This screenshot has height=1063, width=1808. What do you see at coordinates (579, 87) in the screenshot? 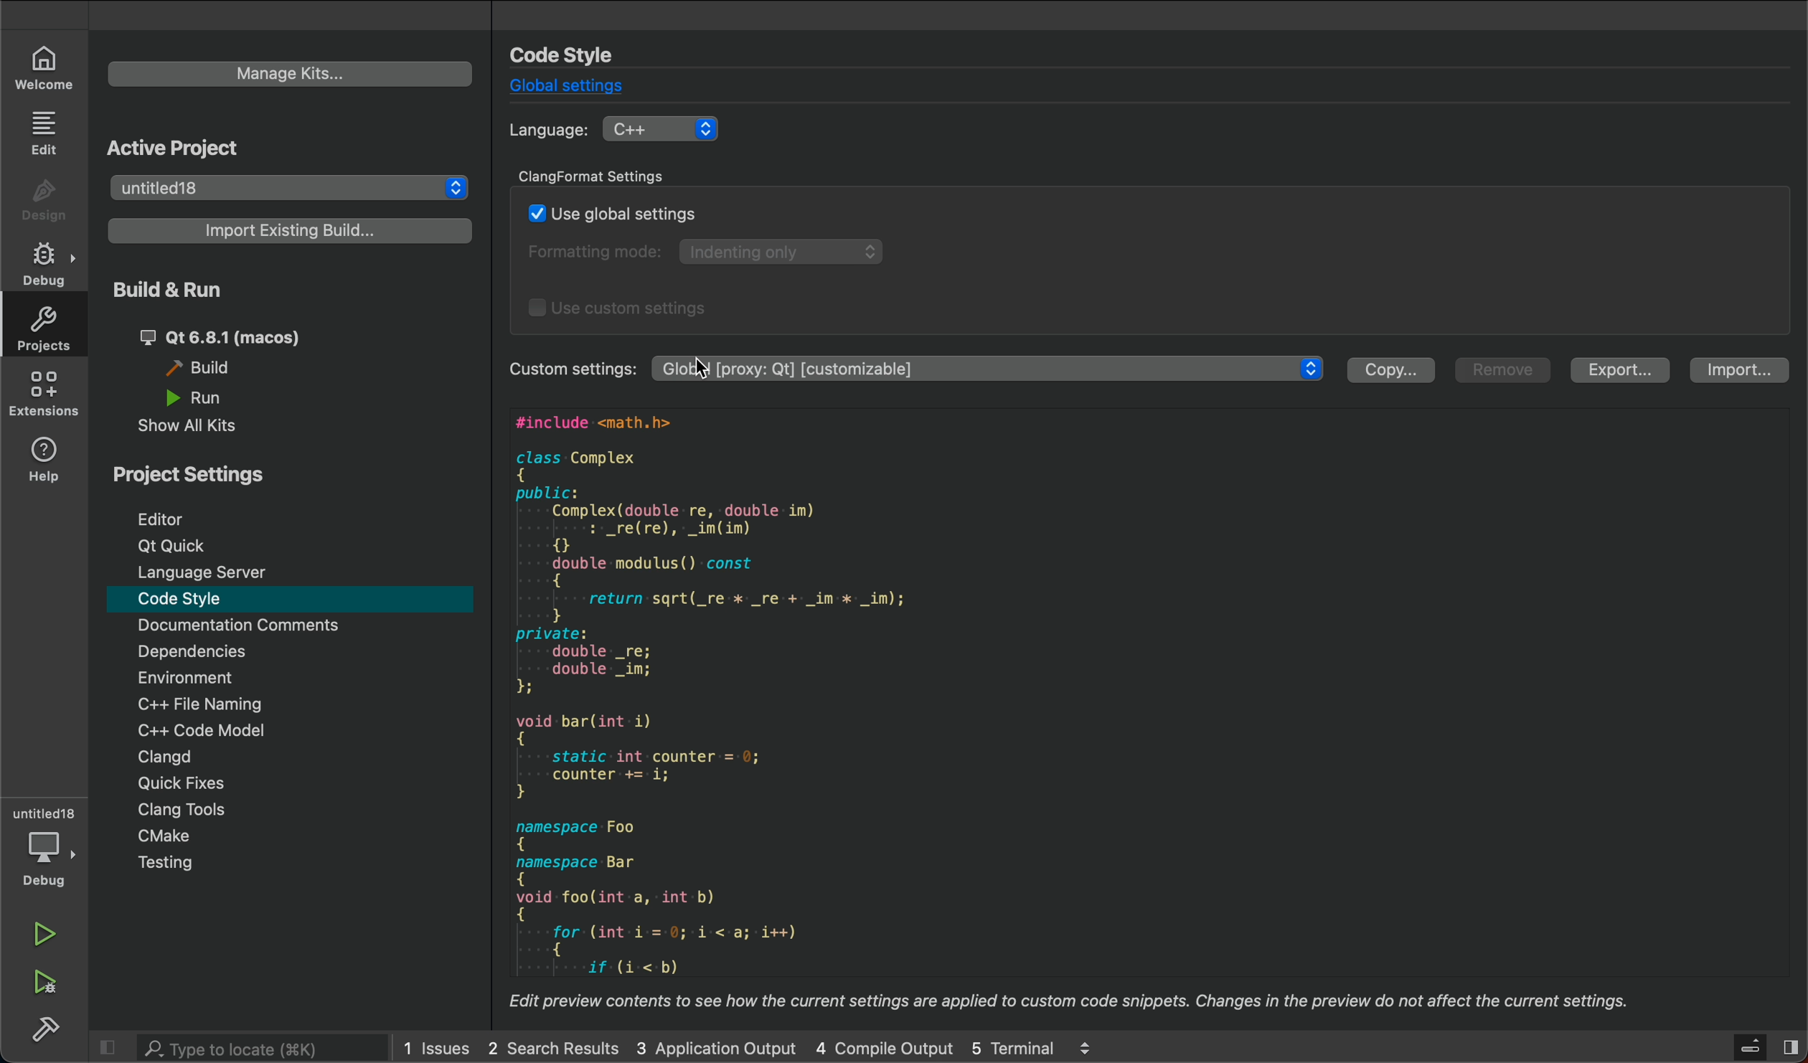
I see `global settings` at bounding box center [579, 87].